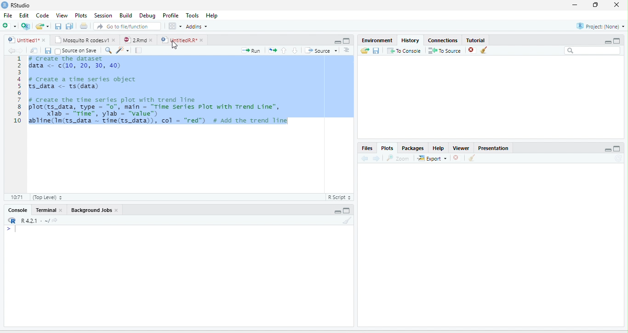 The height and width of the screenshot is (333, 628). What do you see at coordinates (617, 5) in the screenshot?
I see `close` at bounding box center [617, 5].